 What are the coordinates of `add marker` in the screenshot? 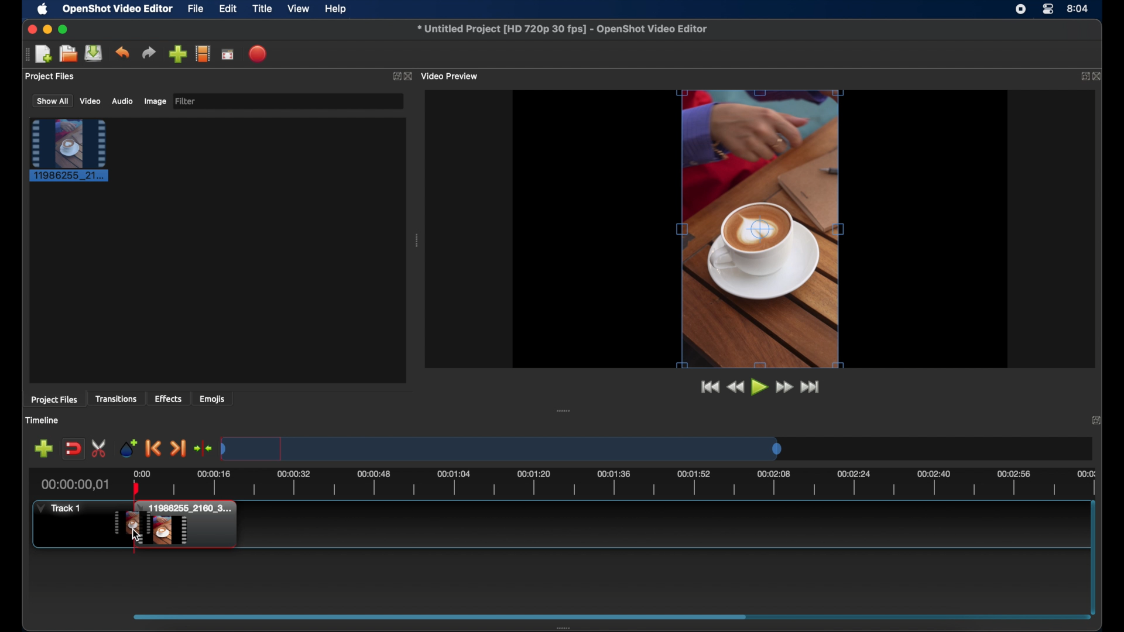 It's located at (129, 448).